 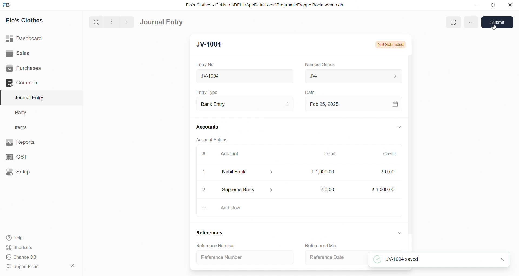 I want to click on Not Submitted, so click(x=391, y=44).